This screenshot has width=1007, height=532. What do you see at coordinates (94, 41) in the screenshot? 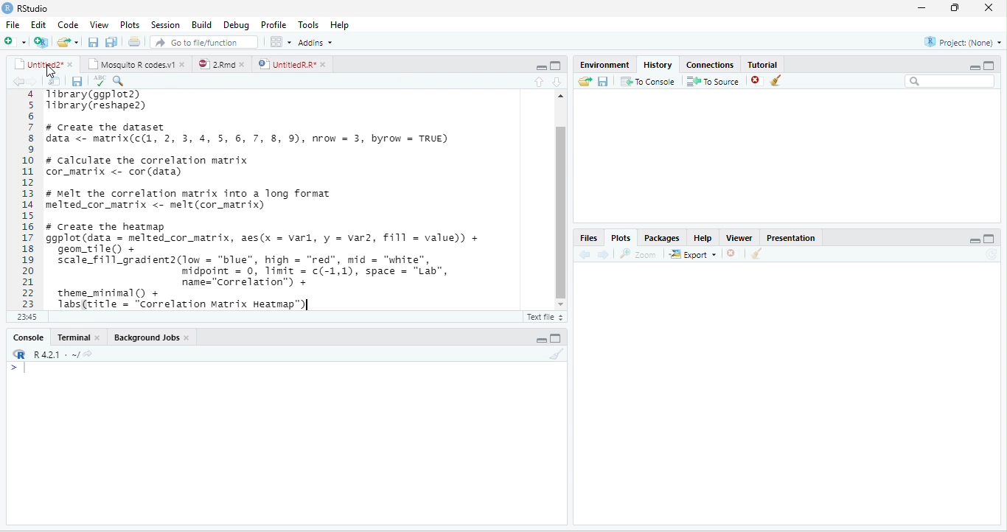
I see `previous file saction` at bounding box center [94, 41].